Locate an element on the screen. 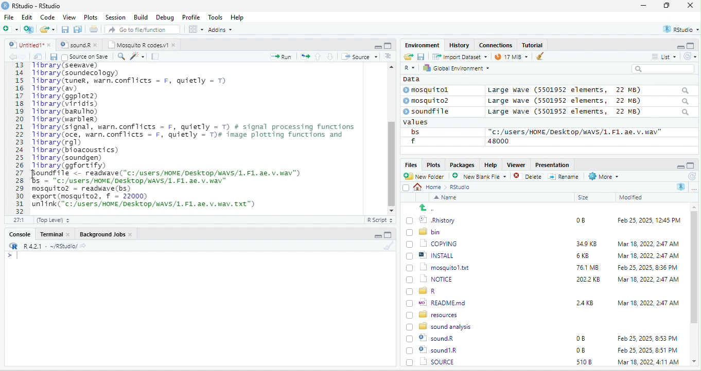 This screenshot has height=371, width=701. sharpen is located at coordinates (137, 56).